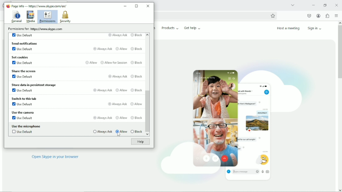 Image resolution: width=342 pixels, height=192 pixels. I want to click on Sign in, so click(316, 28).